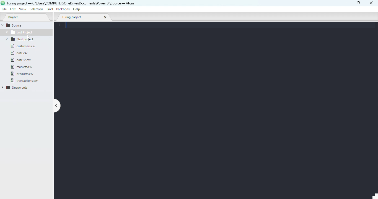 This screenshot has height=199, width=378. What do you see at coordinates (24, 74) in the screenshot?
I see `file` at bounding box center [24, 74].